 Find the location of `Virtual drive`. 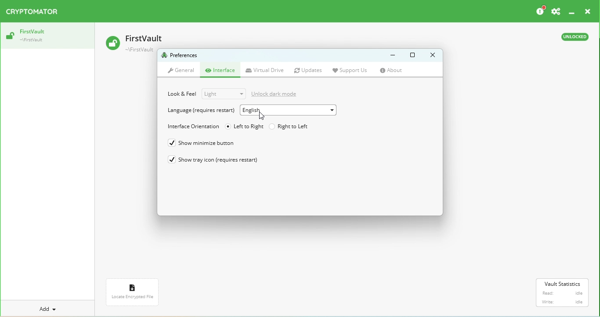

Virtual drive is located at coordinates (266, 71).